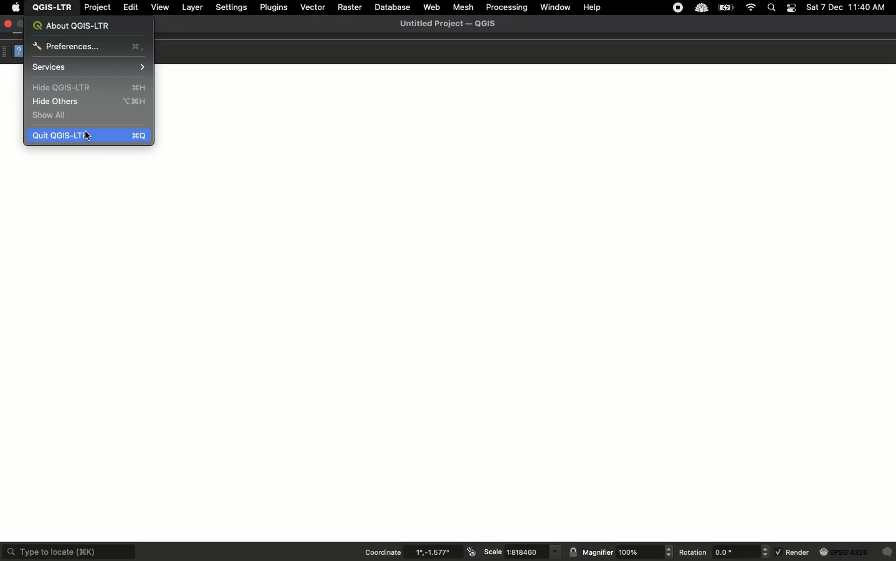 The width and height of the screenshot is (896, 561). Describe the element at coordinates (131, 6) in the screenshot. I see `Edit` at that location.